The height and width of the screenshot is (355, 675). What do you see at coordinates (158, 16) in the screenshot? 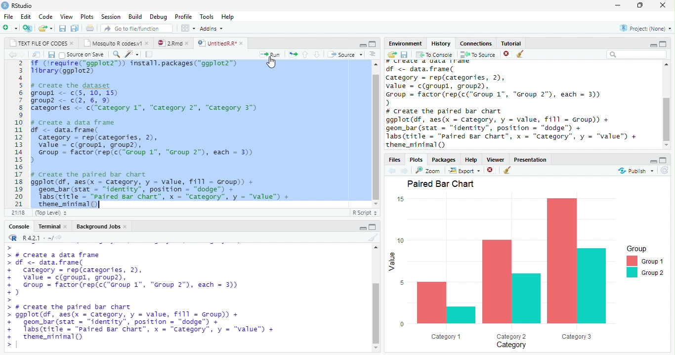
I see `debug` at bounding box center [158, 16].